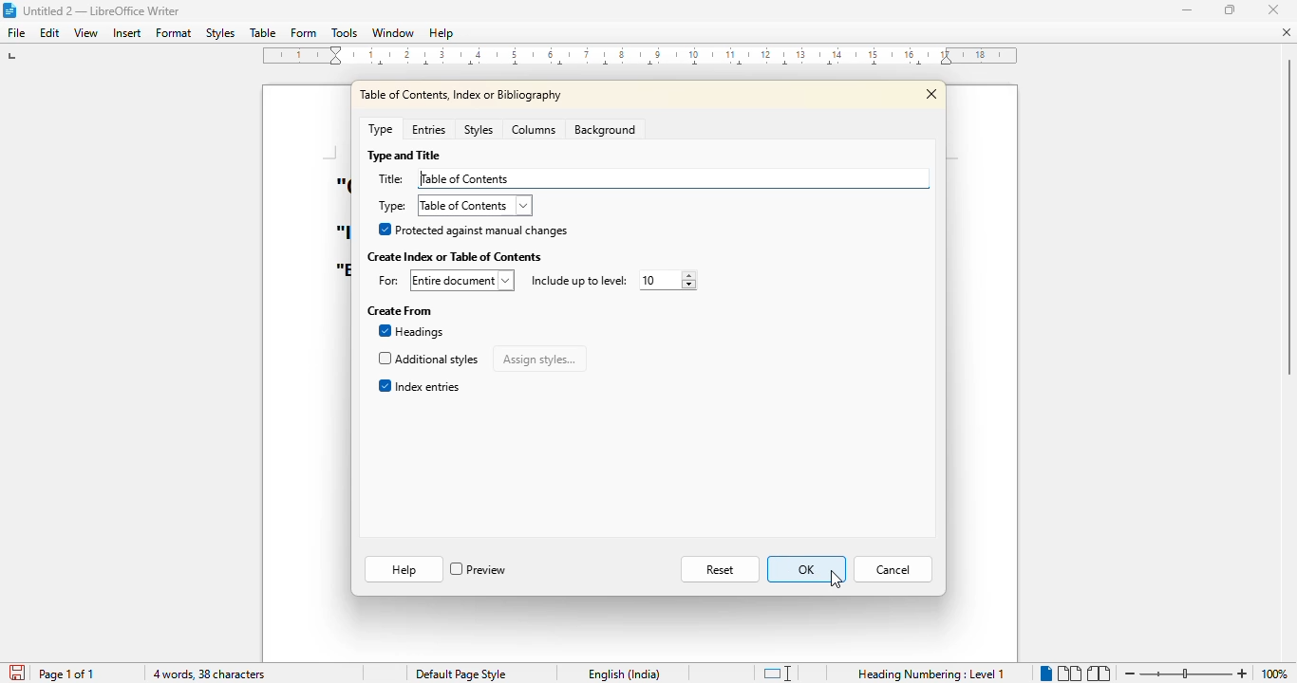  I want to click on columns, so click(535, 130).